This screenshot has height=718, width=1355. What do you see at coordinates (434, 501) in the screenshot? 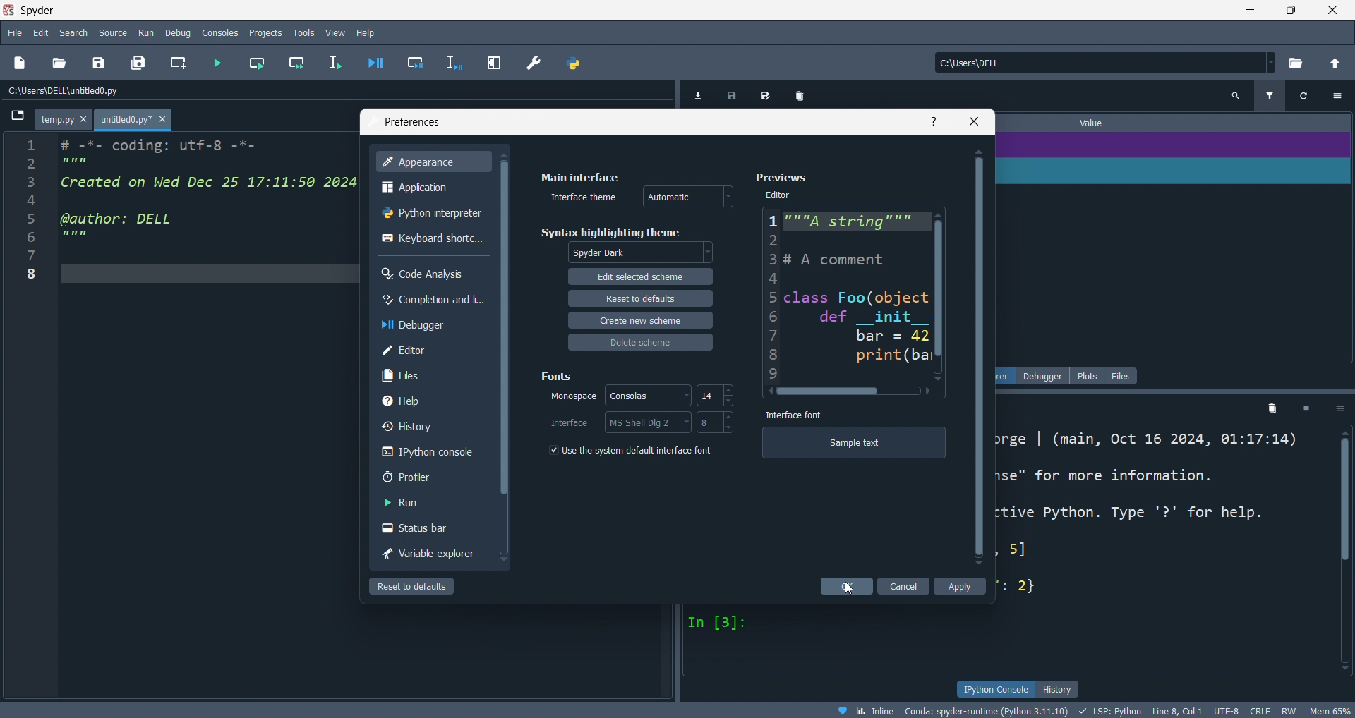
I see `run` at bounding box center [434, 501].